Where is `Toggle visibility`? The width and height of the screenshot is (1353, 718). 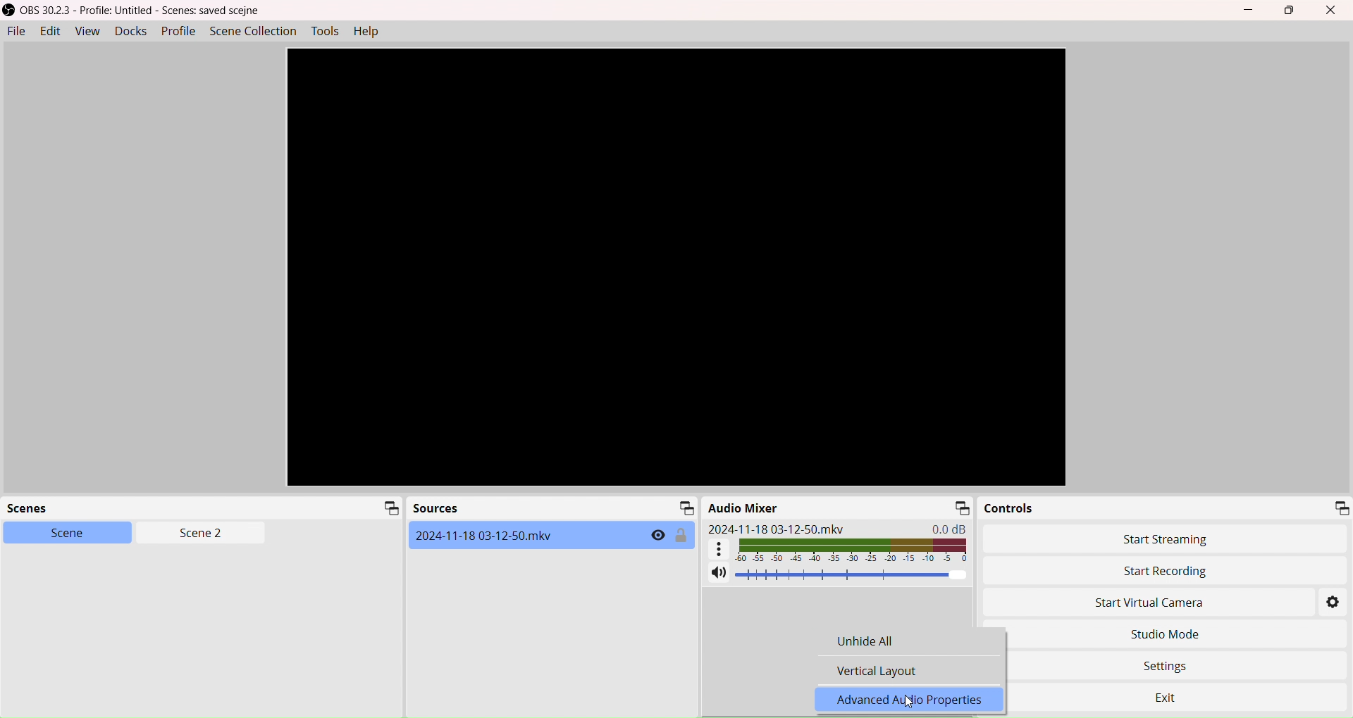 Toggle visibility is located at coordinates (657, 536).